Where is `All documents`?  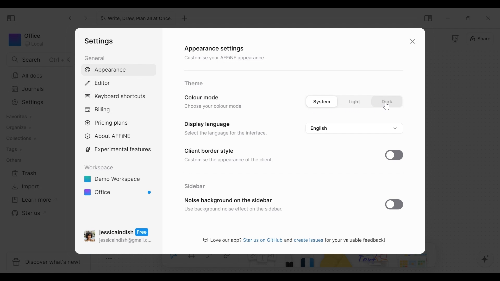
All documents is located at coordinates (27, 75).